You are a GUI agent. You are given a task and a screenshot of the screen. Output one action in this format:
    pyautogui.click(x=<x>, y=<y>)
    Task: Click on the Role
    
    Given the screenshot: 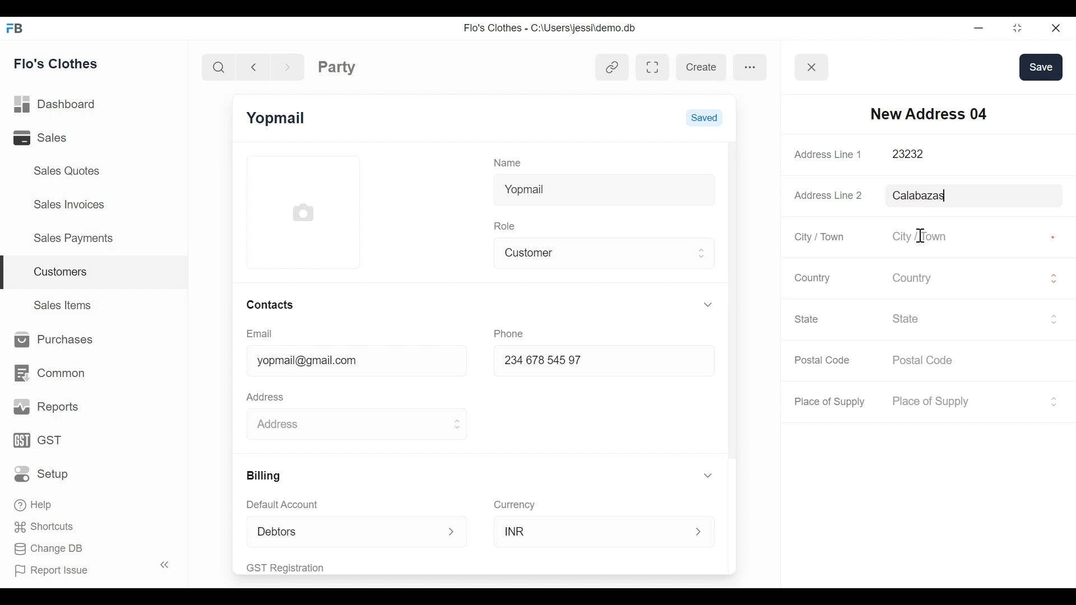 What is the action you would take?
    pyautogui.click(x=507, y=225)
    